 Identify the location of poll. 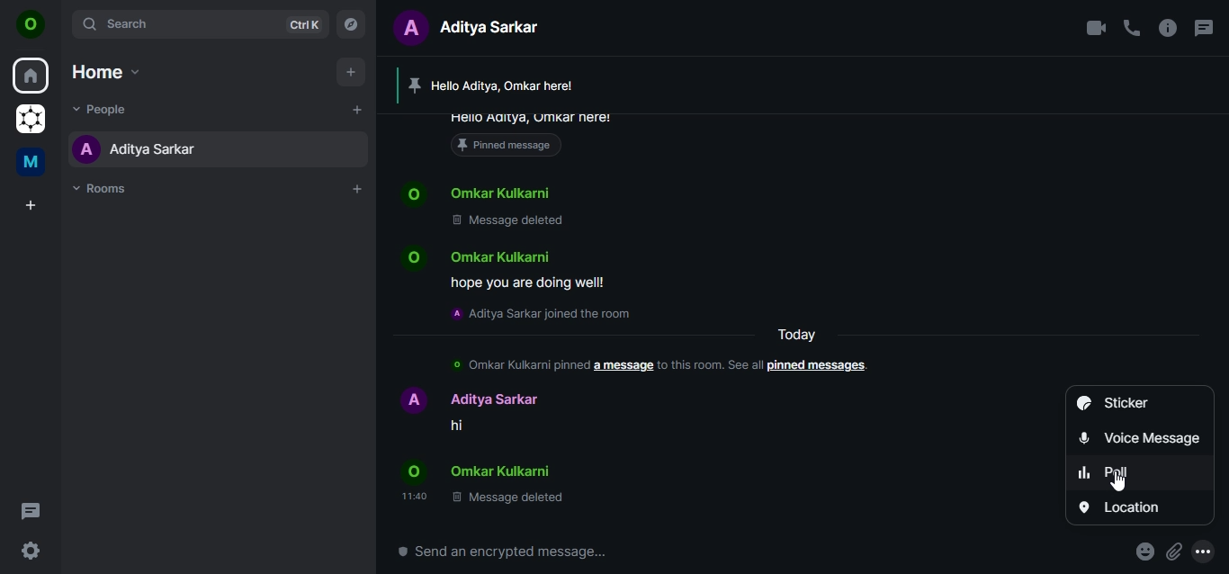
(1112, 470).